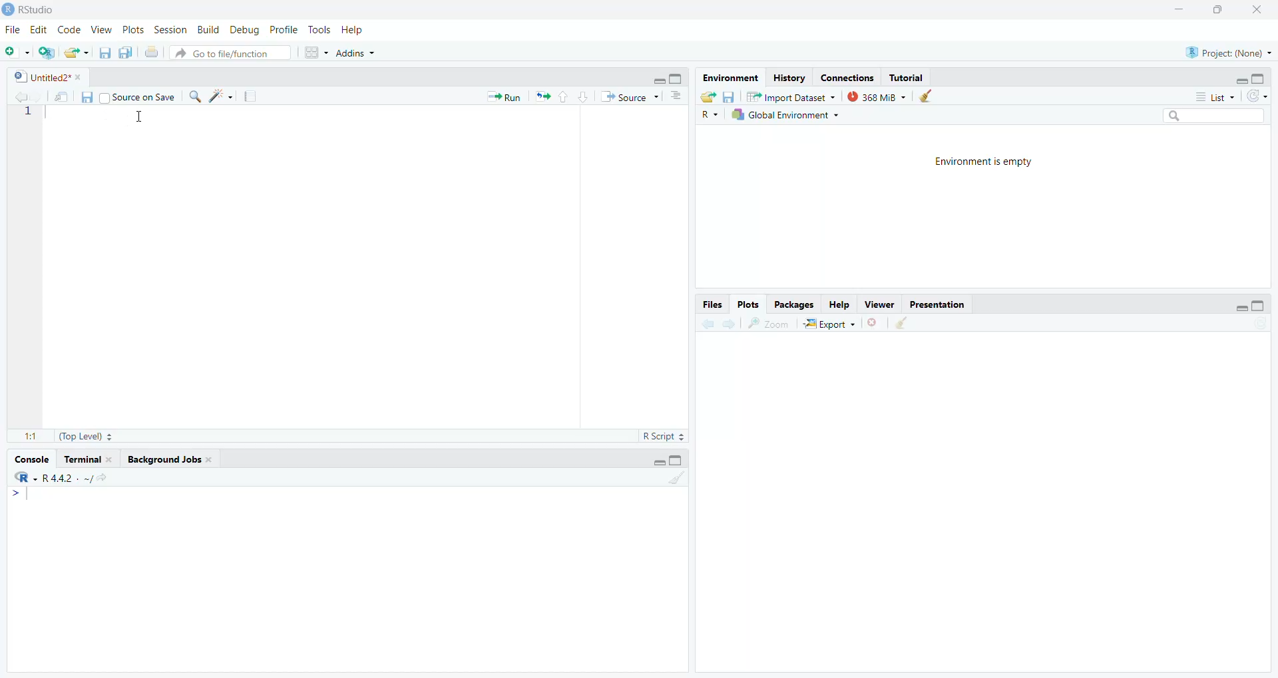 Image resolution: width=1278 pixels, height=678 pixels. I want to click on save, so click(89, 98).